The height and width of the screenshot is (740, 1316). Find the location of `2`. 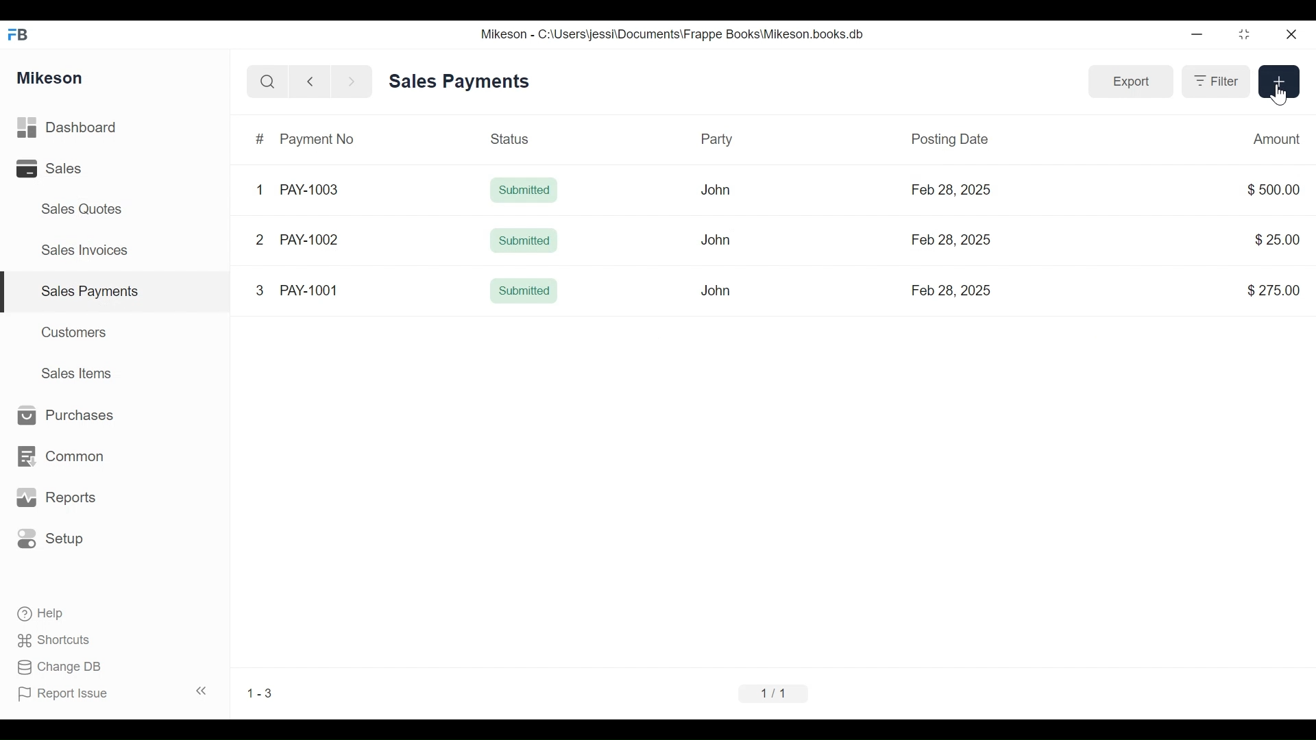

2 is located at coordinates (259, 240).